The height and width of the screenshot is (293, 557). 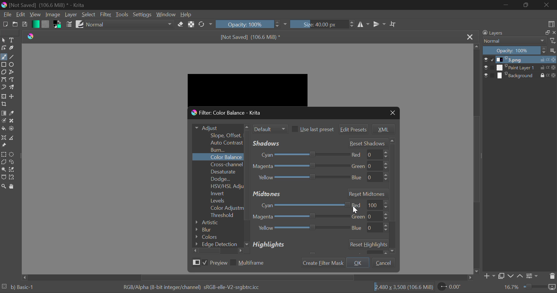 What do you see at coordinates (358, 262) in the screenshot?
I see `OK` at bounding box center [358, 262].